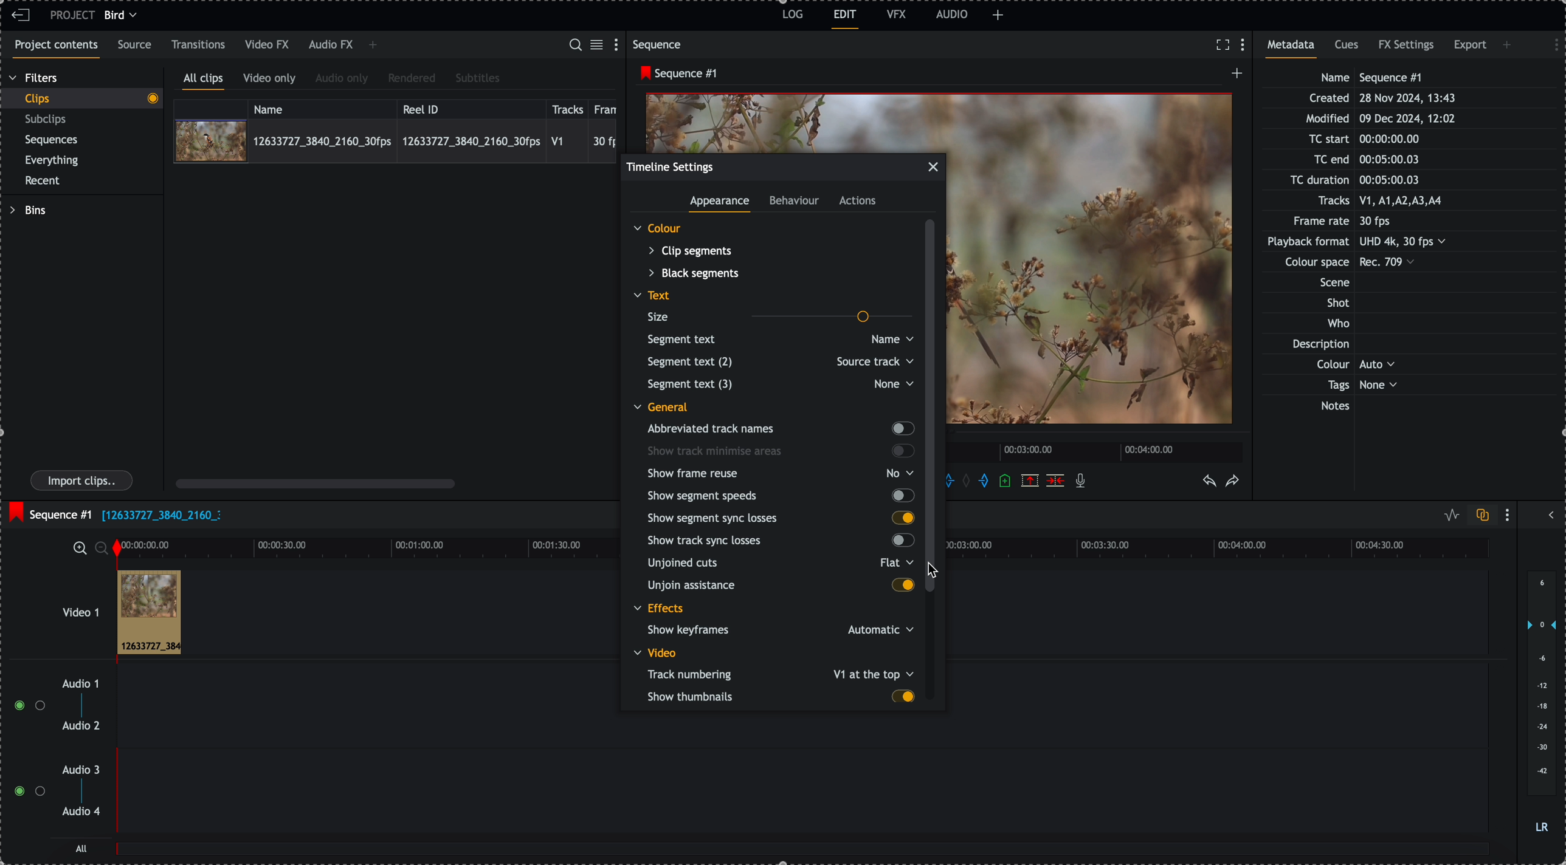  Describe the element at coordinates (608, 108) in the screenshot. I see `frame` at that location.